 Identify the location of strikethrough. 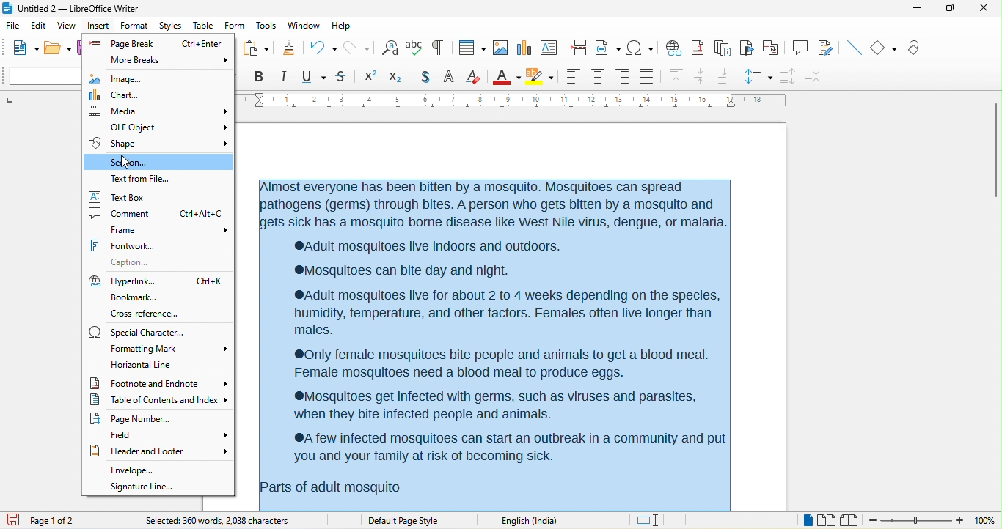
(345, 76).